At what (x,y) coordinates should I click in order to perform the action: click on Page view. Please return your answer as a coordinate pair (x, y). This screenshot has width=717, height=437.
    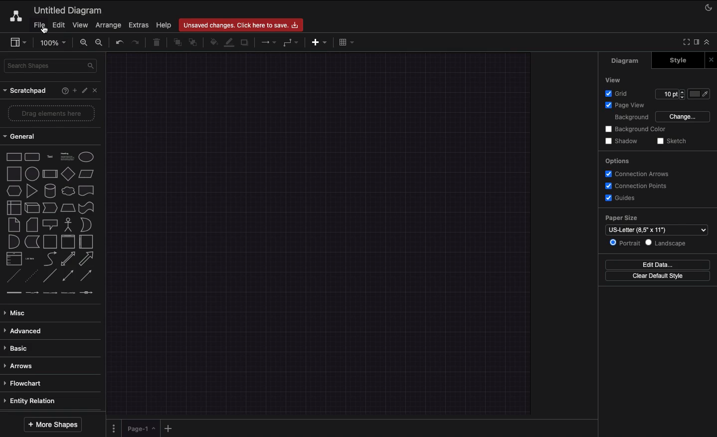
    Looking at the image, I should click on (623, 106).